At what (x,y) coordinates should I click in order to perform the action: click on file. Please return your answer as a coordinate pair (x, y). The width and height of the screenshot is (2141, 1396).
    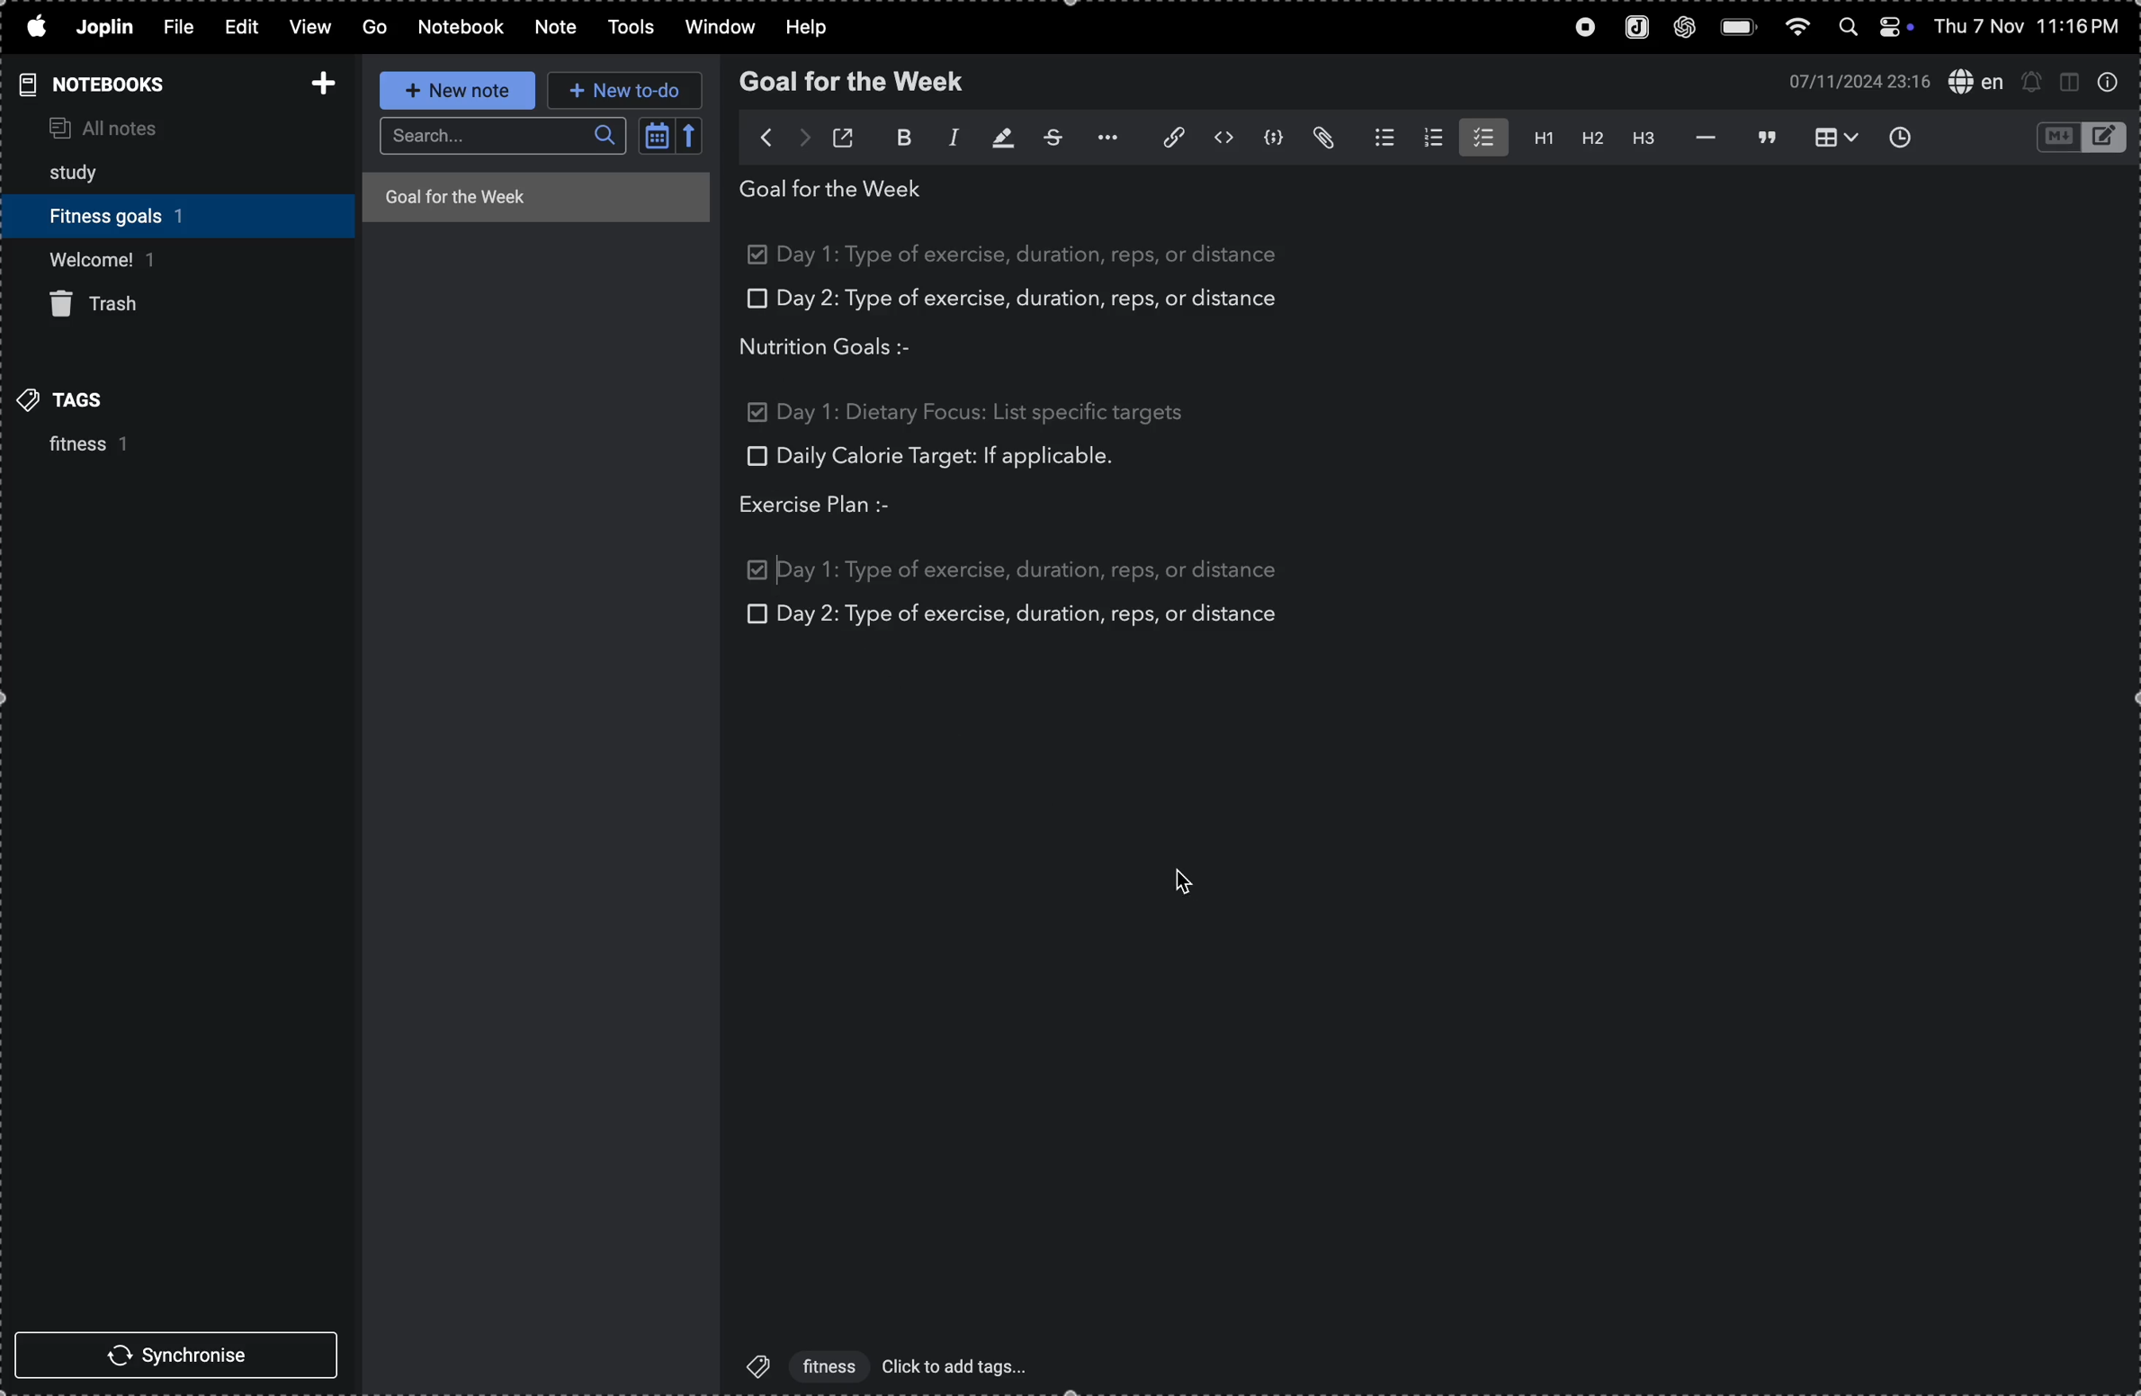
    Looking at the image, I should click on (184, 28).